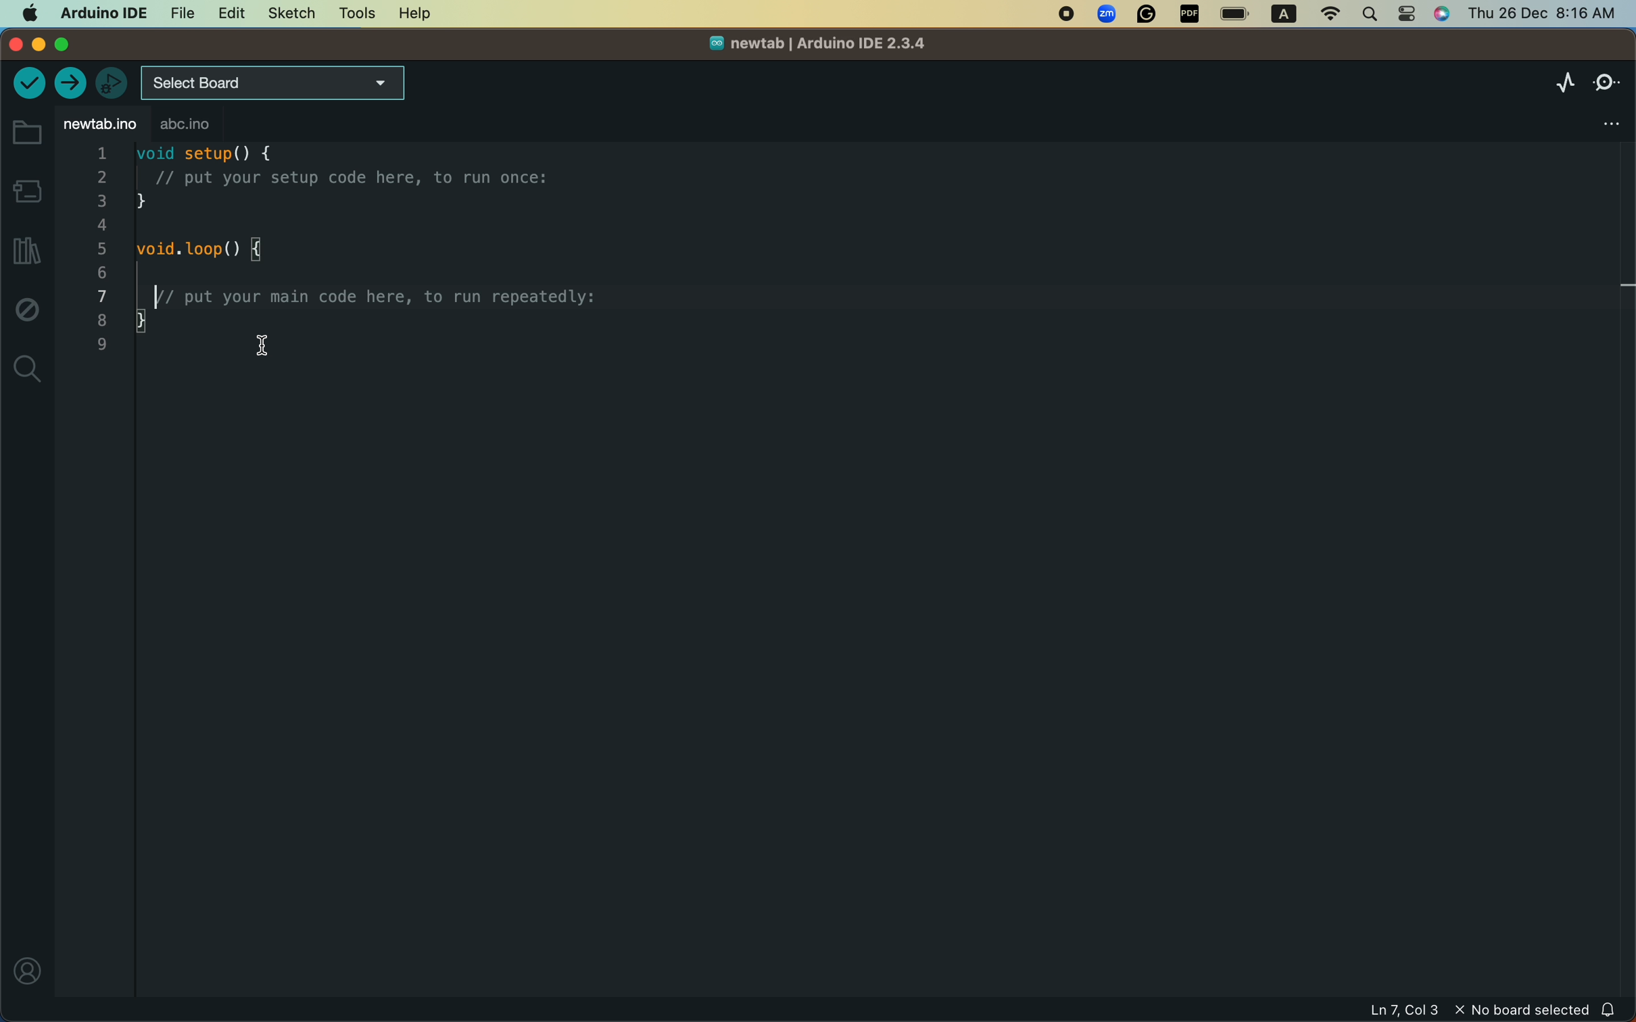  Describe the element at coordinates (1190, 15) in the screenshot. I see `` at that location.